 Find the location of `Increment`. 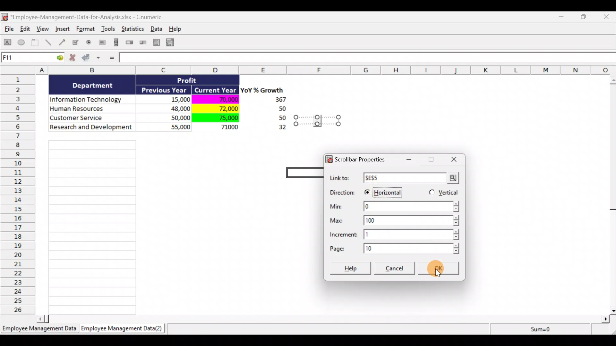

Increment is located at coordinates (395, 234).